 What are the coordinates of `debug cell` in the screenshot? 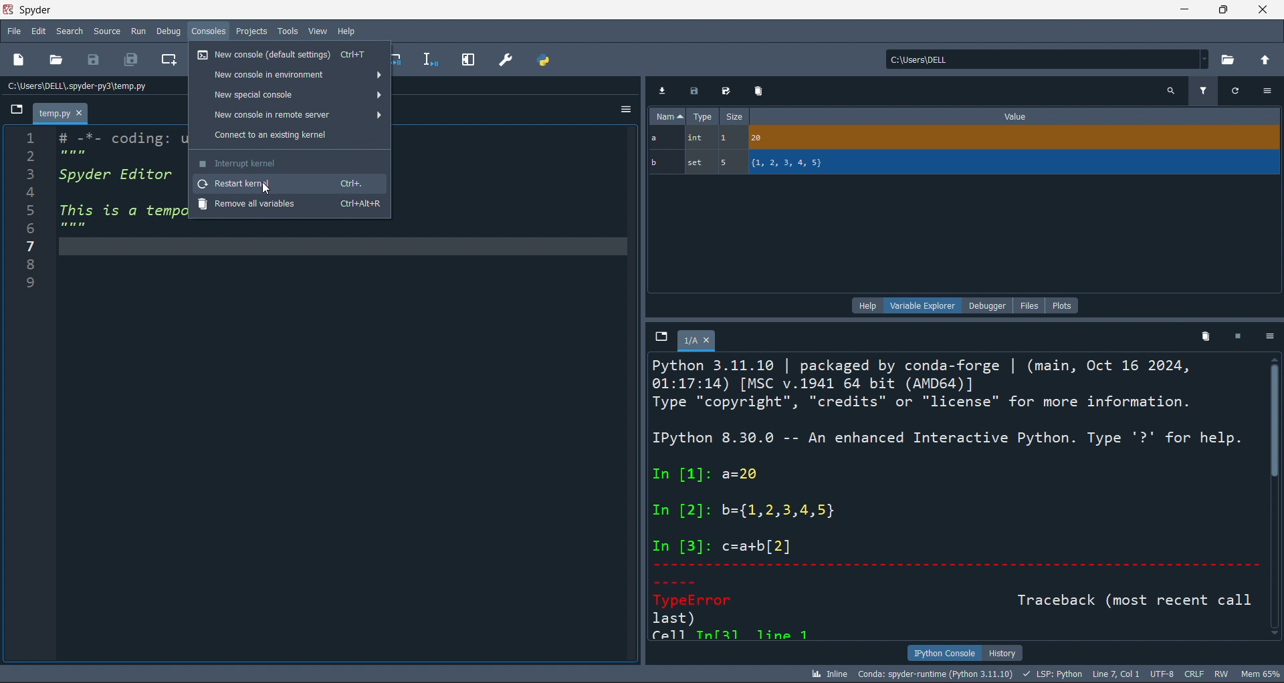 It's located at (401, 59).